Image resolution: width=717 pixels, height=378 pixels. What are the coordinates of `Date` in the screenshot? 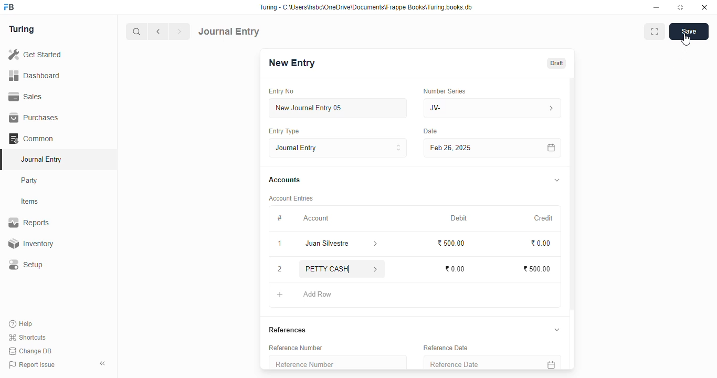 It's located at (431, 131).